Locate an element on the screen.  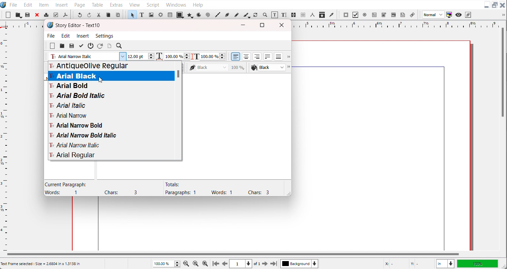
Render Frame is located at coordinates (160, 15).